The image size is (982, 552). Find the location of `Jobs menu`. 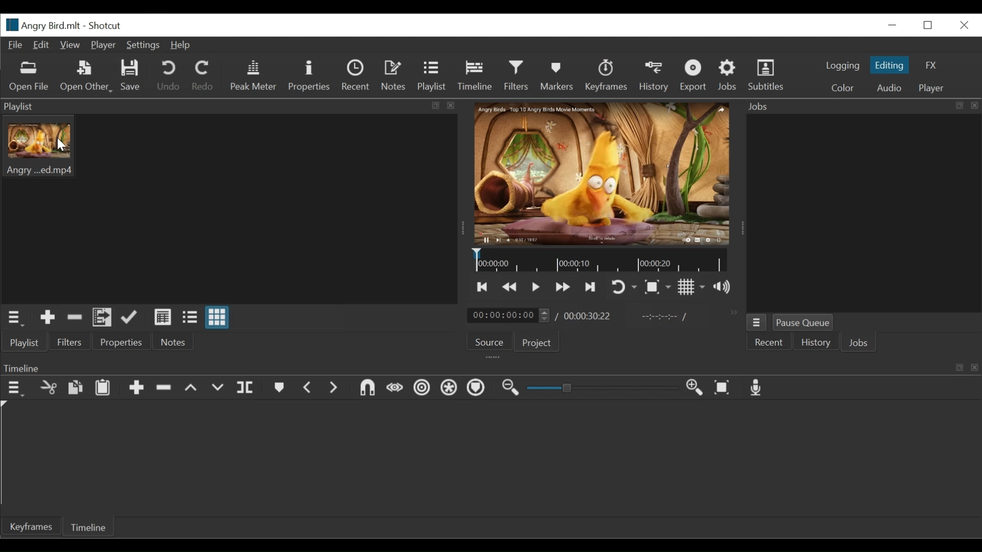

Jobs menu is located at coordinates (756, 322).